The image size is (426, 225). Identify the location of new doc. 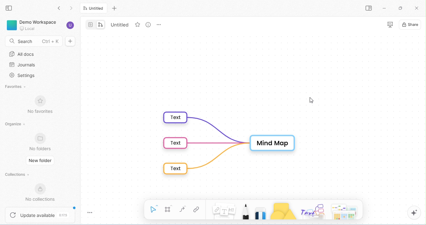
(73, 41).